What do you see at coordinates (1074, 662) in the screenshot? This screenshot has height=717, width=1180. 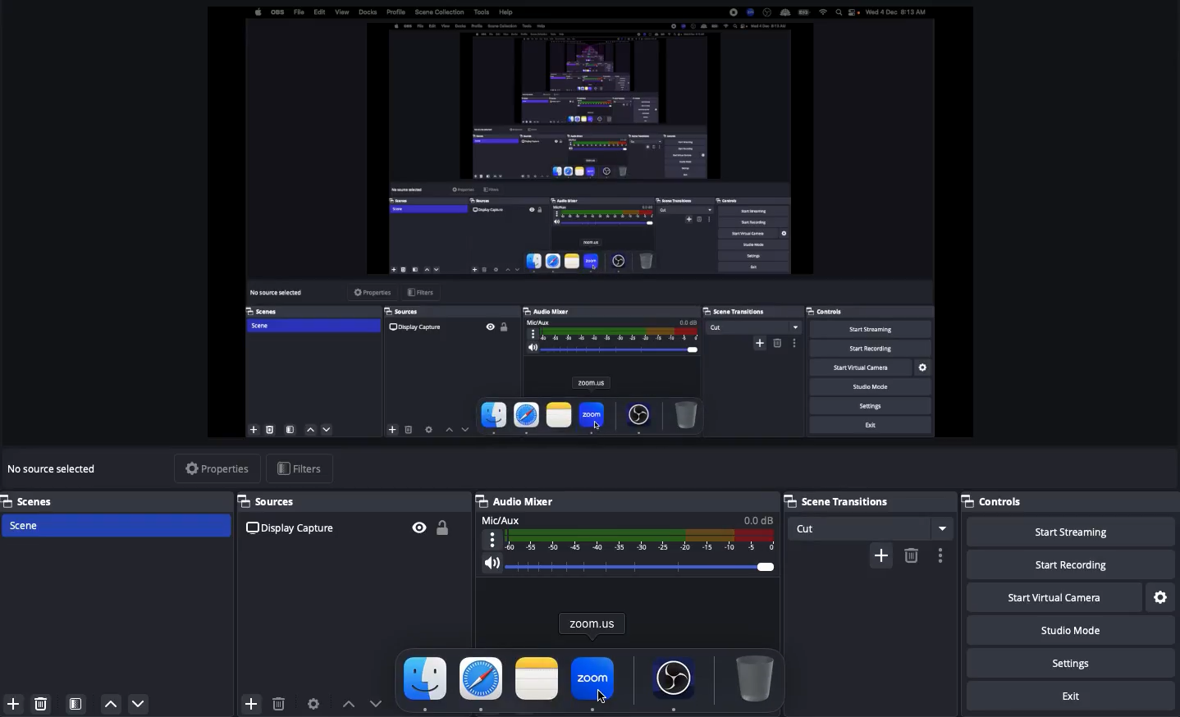 I see `Settings` at bounding box center [1074, 662].